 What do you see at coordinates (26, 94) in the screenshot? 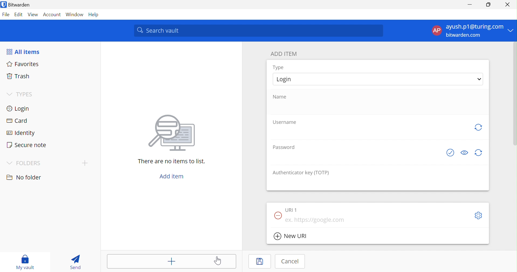
I see `TYPES` at bounding box center [26, 94].